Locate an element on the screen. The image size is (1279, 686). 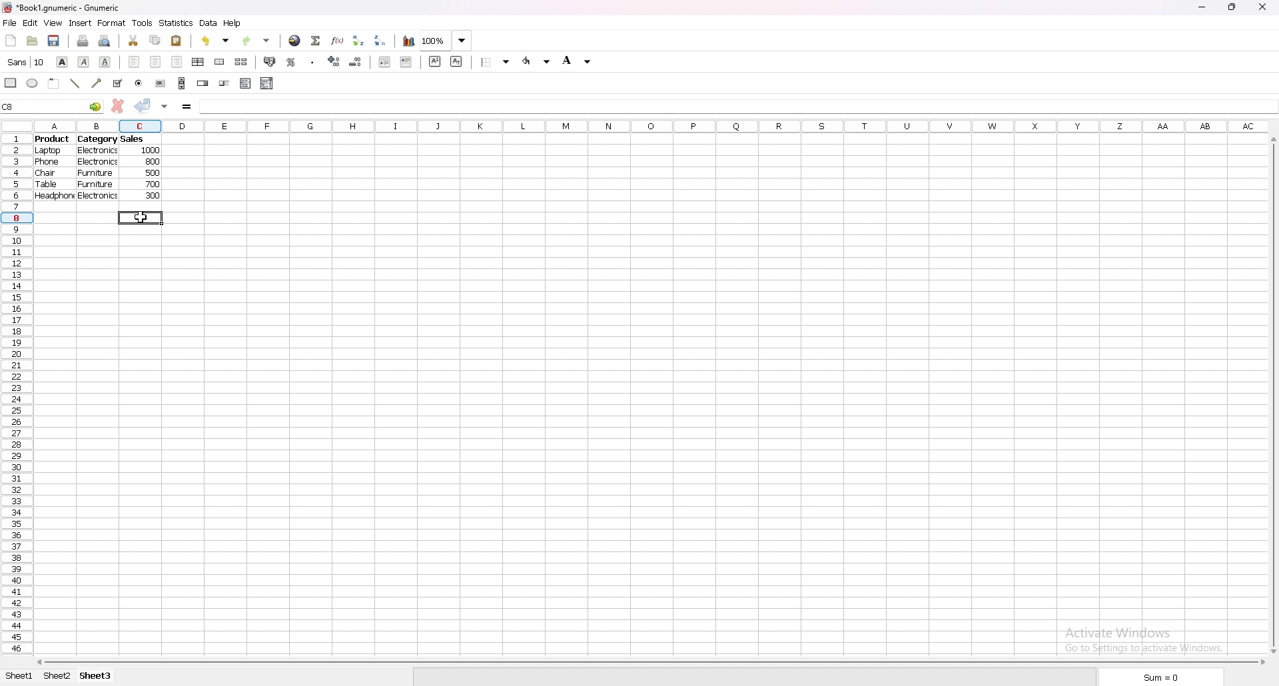
italic is located at coordinates (84, 62).